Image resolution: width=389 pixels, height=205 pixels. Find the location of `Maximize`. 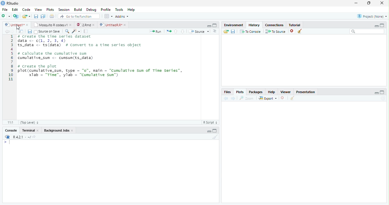

Maximize is located at coordinates (215, 131).